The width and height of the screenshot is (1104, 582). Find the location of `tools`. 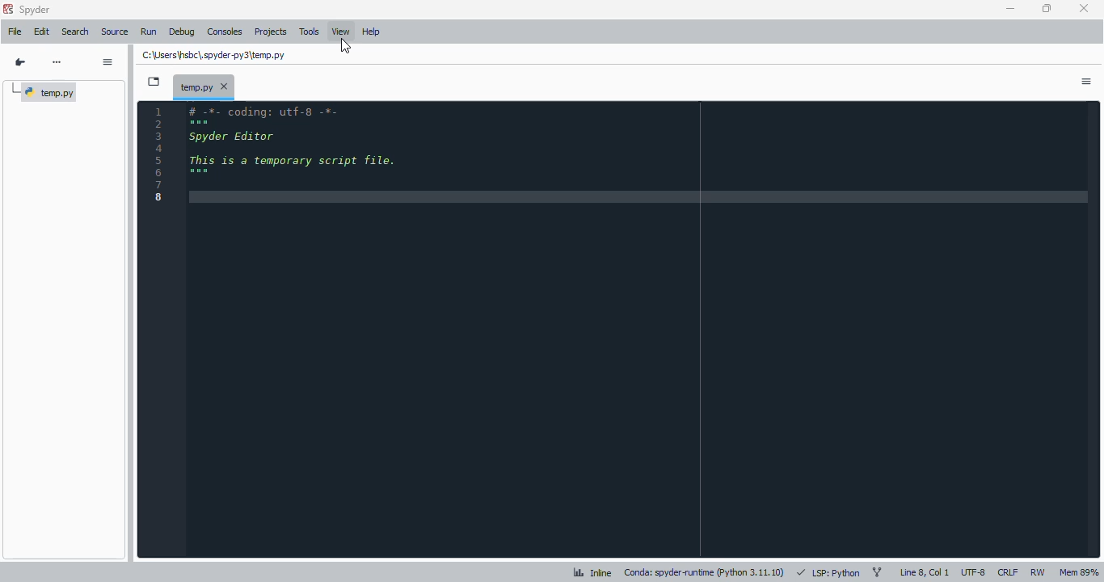

tools is located at coordinates (310, 32).